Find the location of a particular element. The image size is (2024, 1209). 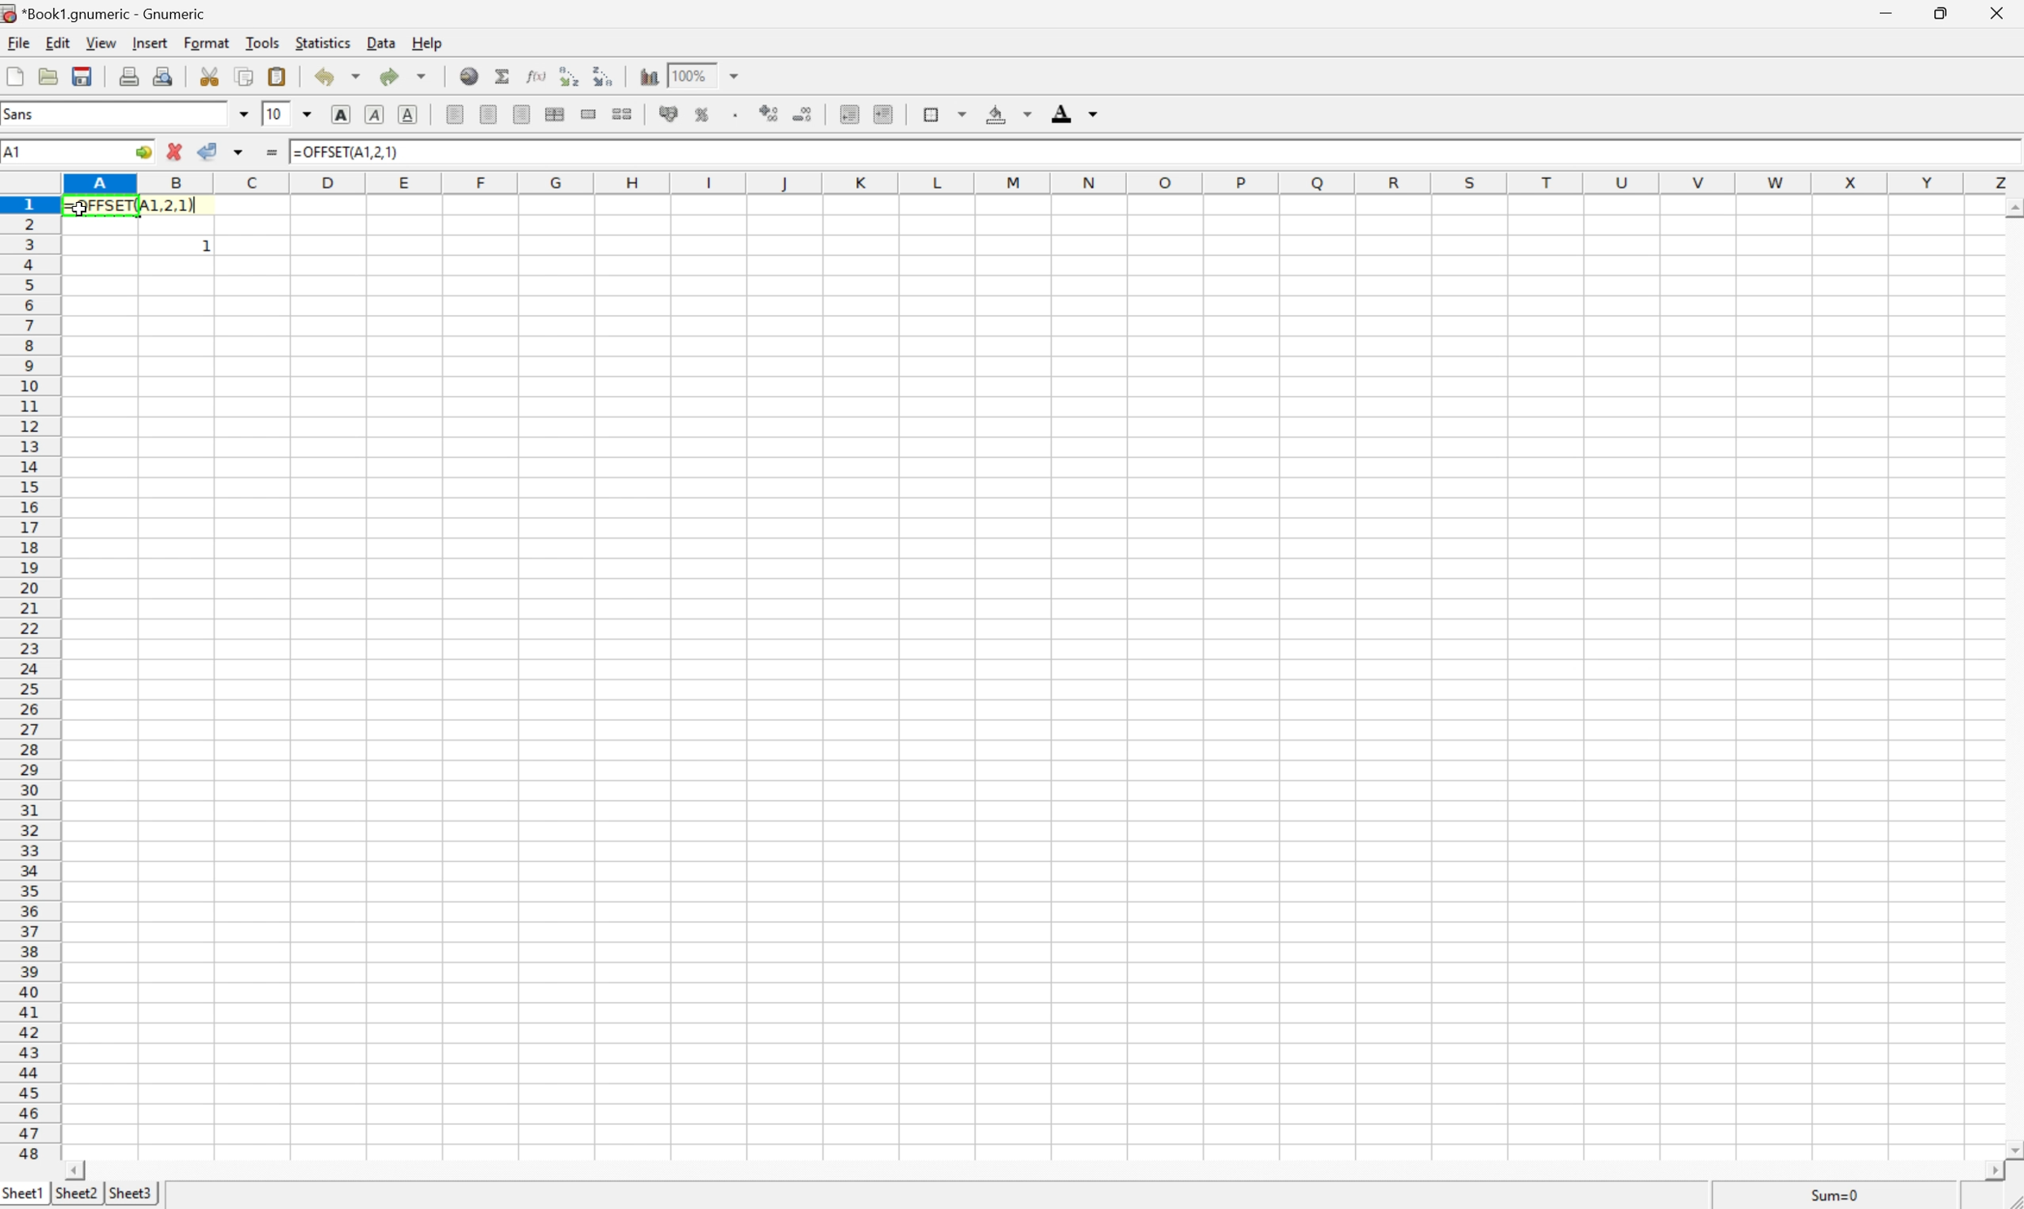

sheet1 is located at coordinates (23, 1197).